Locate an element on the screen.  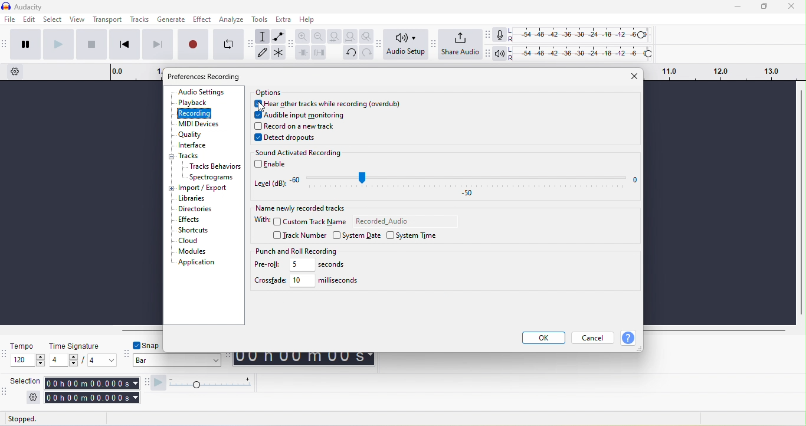
selection tool is located at coordinates (264, 35).